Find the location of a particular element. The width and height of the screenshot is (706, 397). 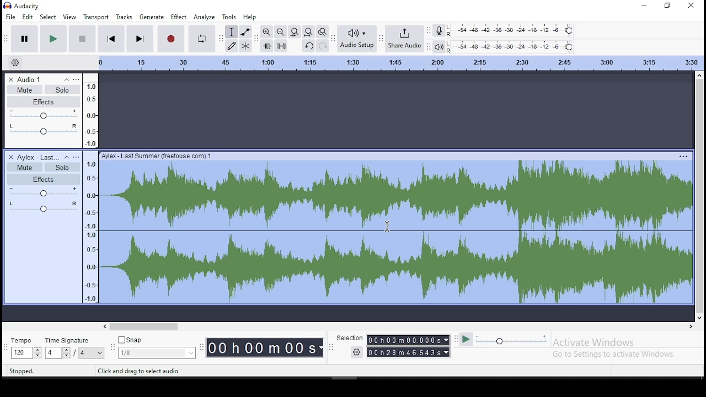

zoom toggle is located at coordinates (323, 32).